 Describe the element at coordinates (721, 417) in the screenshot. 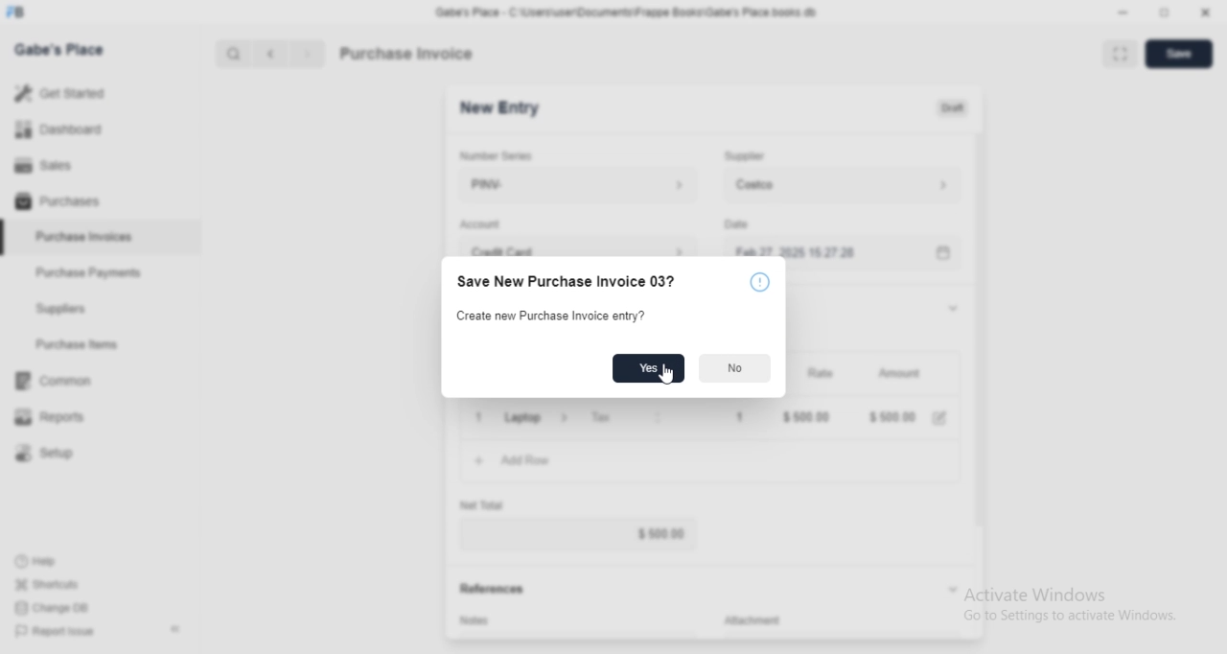

I see `1` at that location.